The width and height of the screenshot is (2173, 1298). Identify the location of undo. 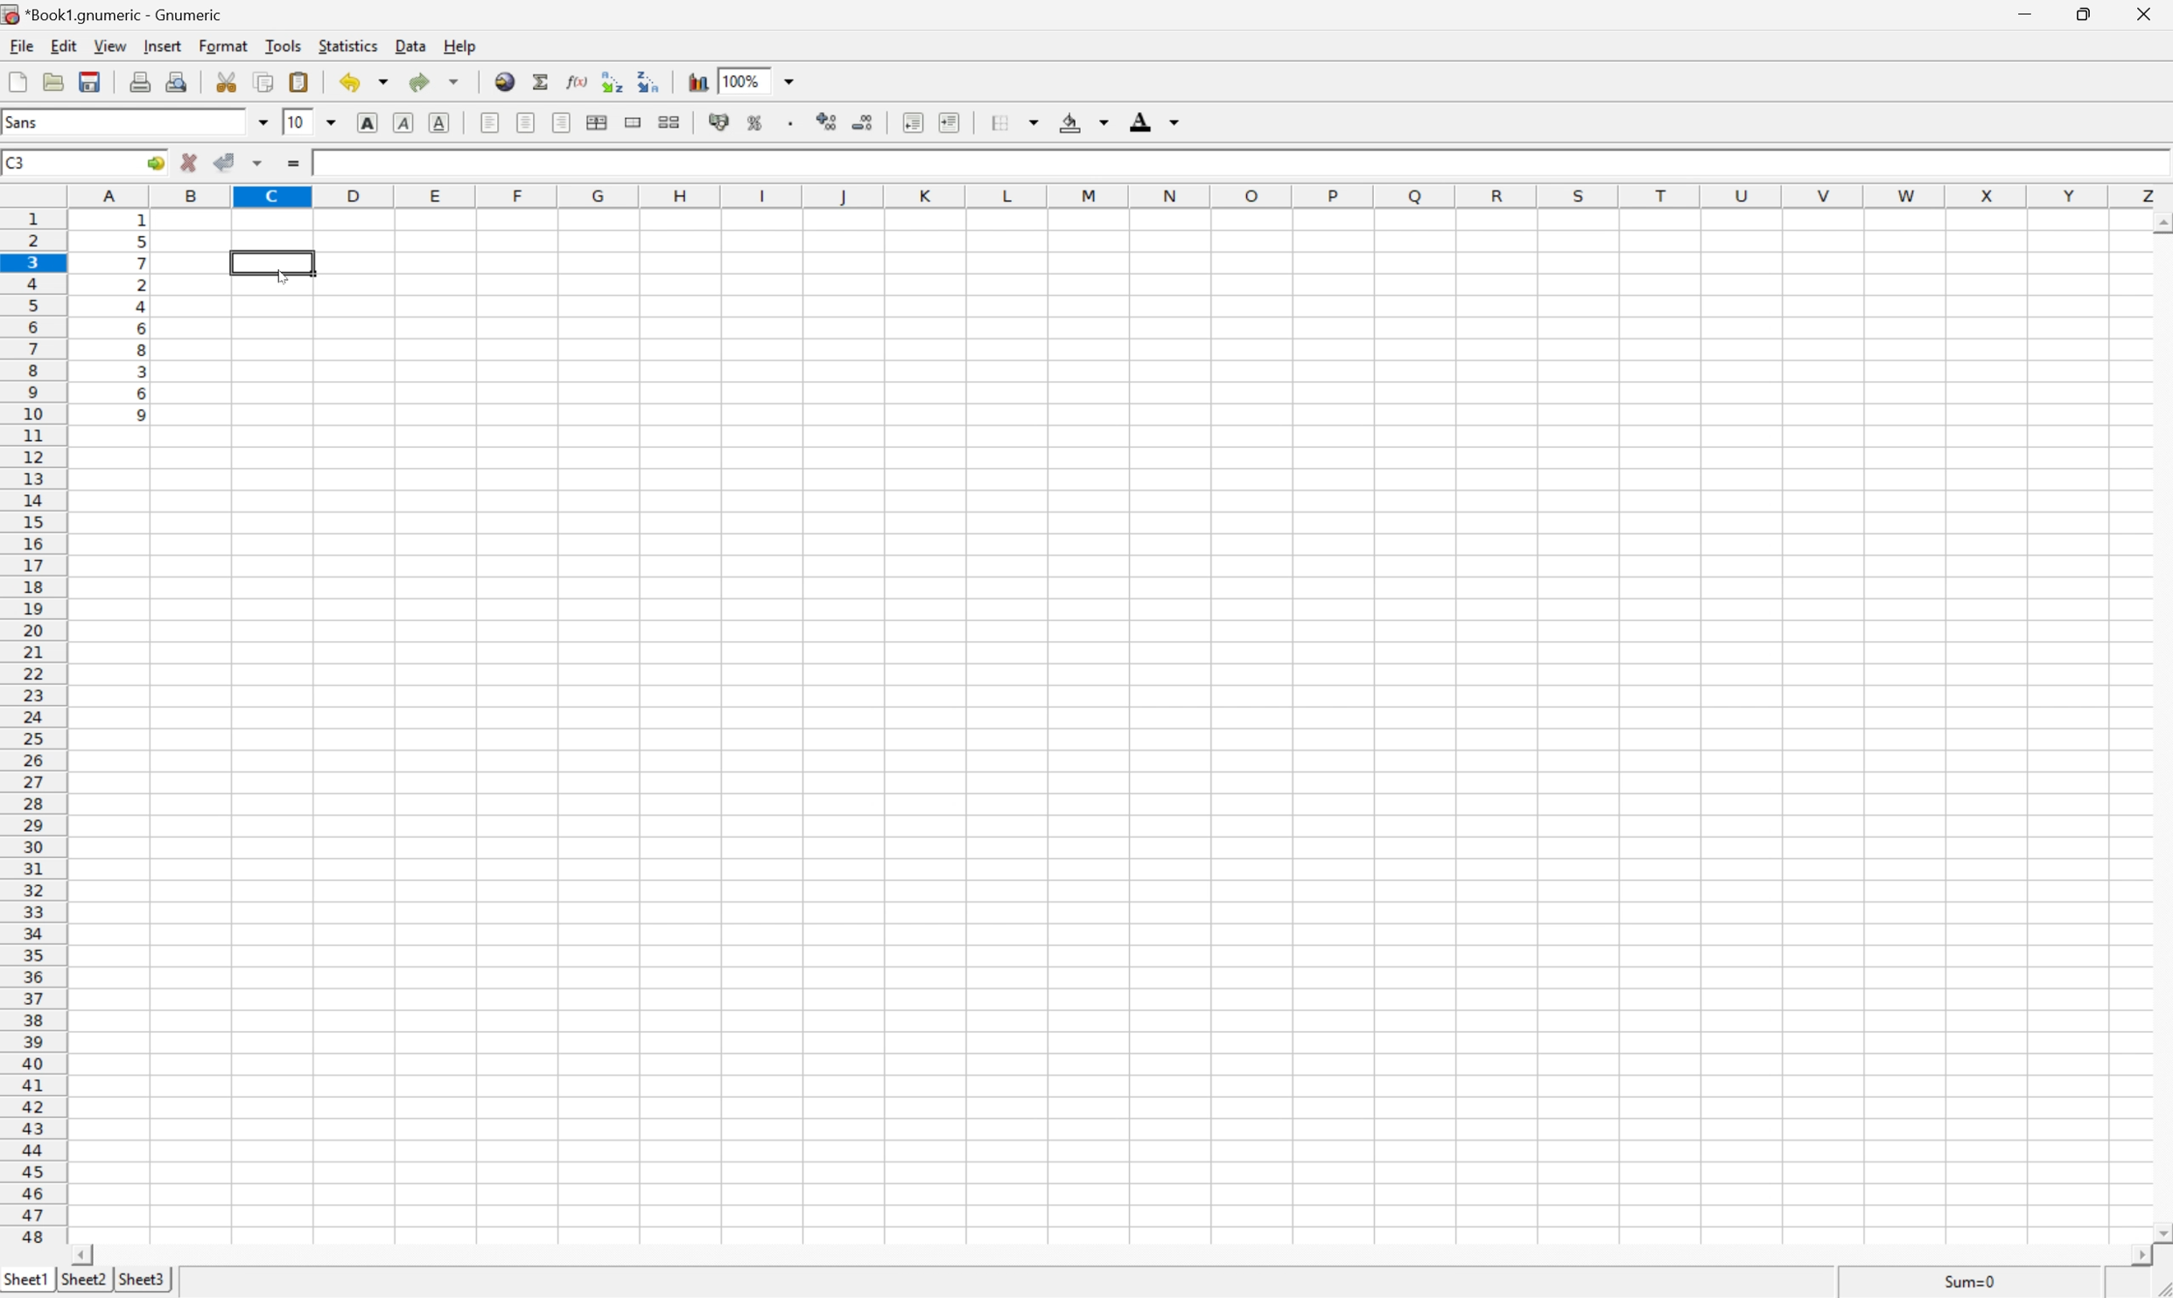
(360, 82).